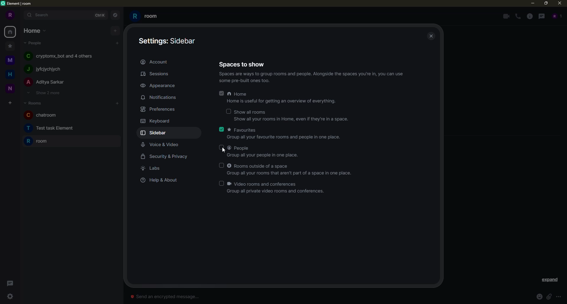 This screenshot has height=304, width=567. Describe the element at coordinates (9, 282) in the screenshot. I see `threads` at that location.